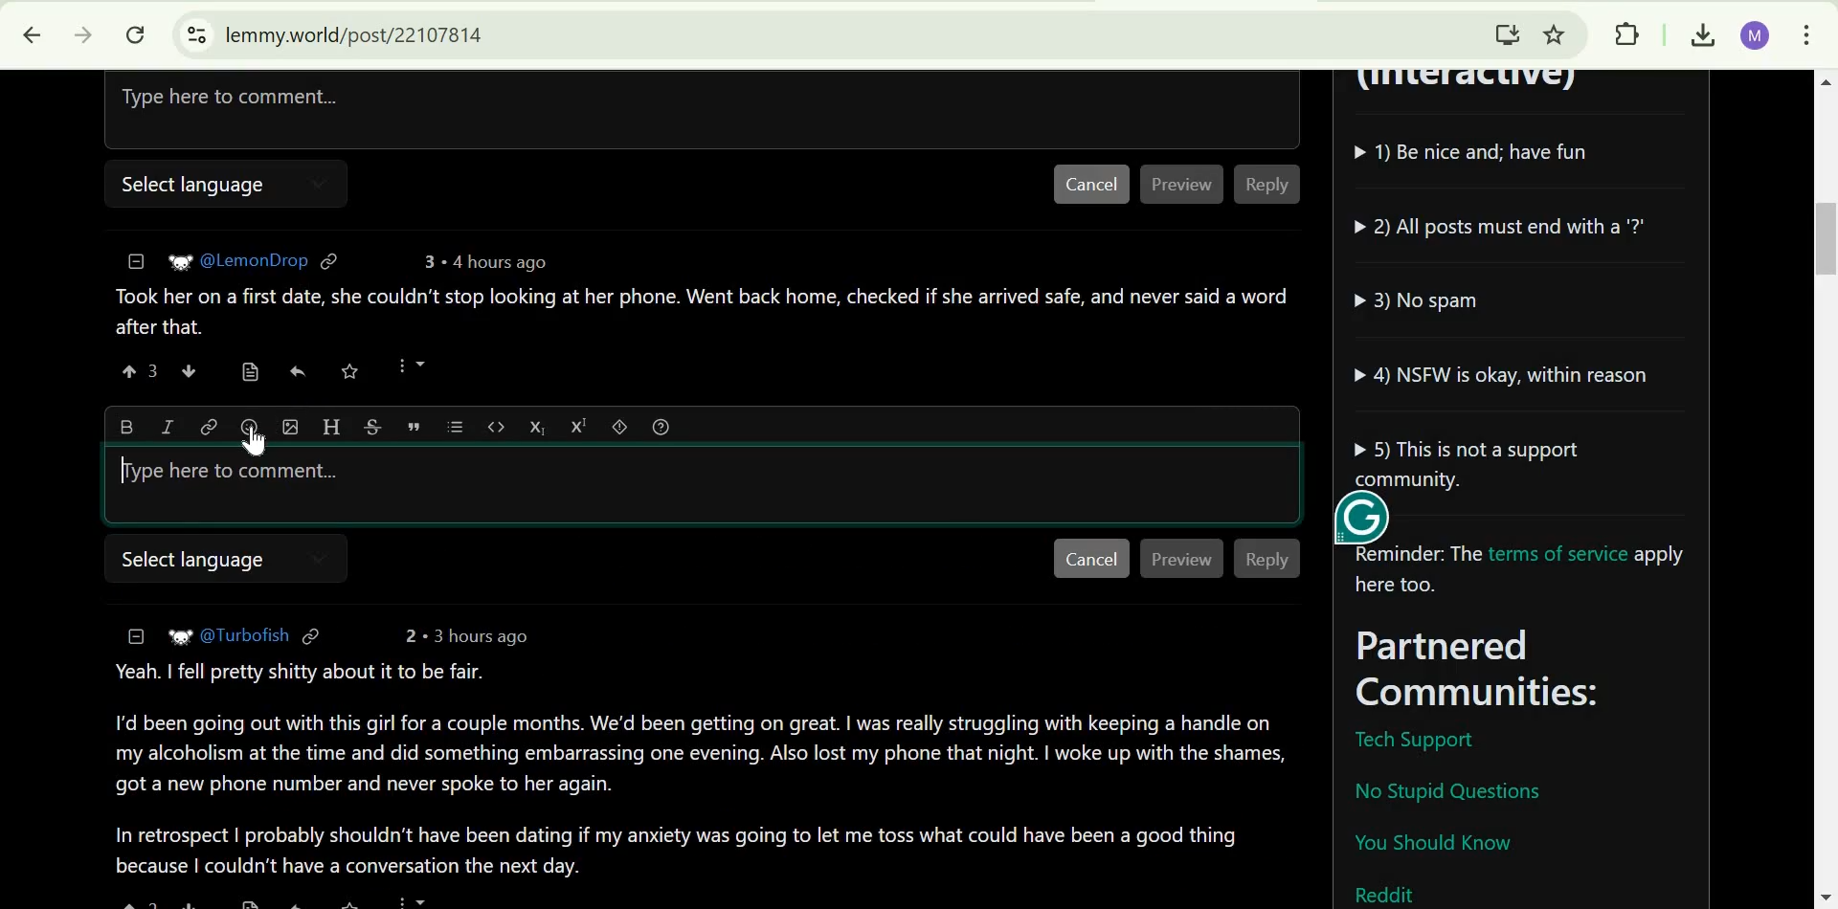 Image resolution: width=1838 pixels, height=909 pixels. What do you see at coordinates (1503, 32) in the screenshot?
I see `Install Lemmy.World` at bounding box center [1503, 32].